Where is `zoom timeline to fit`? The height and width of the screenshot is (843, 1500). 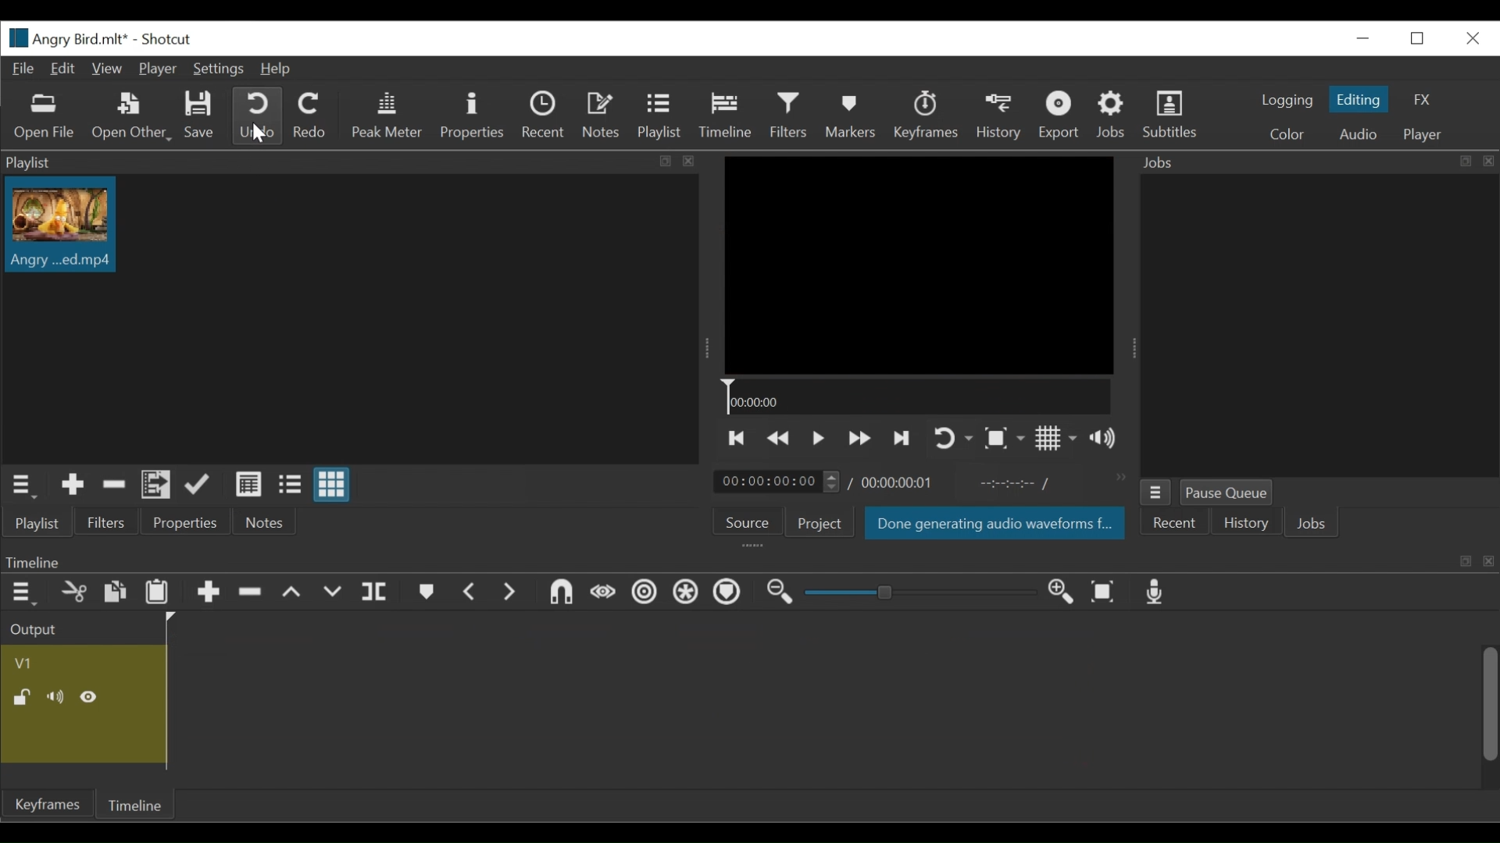
zoom timeline to fit is located at coordinates (1104, 592).